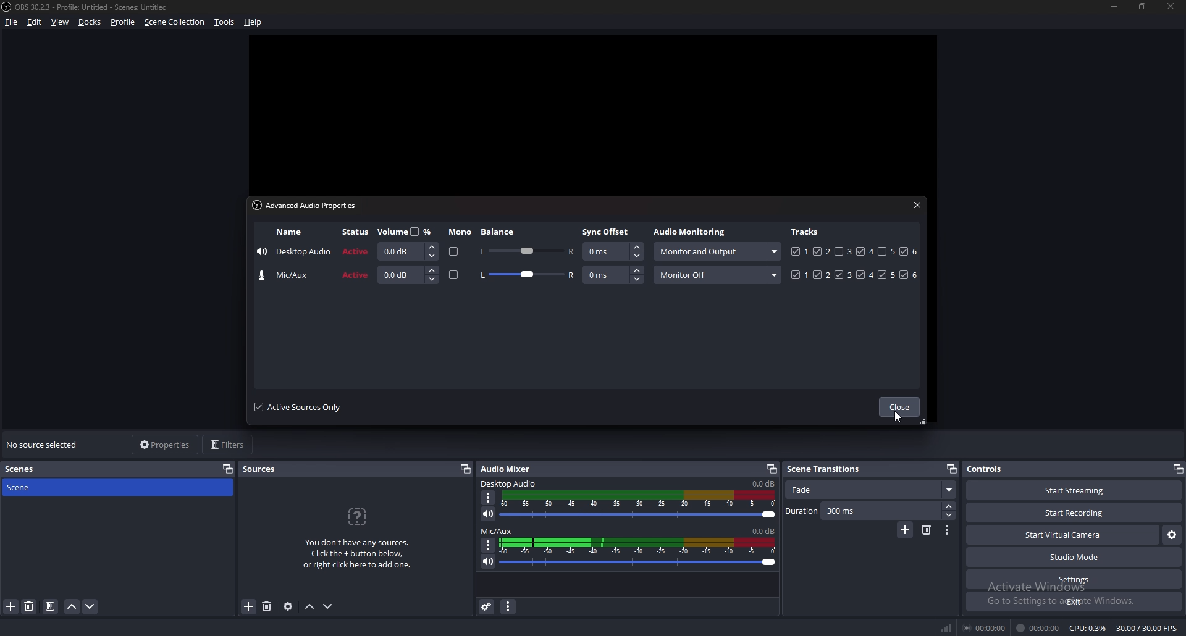 This screenshot has width=1186, height=636. Describe the element at coordinates (310, 606) in the screenshot. I see `move sources up` at that location.